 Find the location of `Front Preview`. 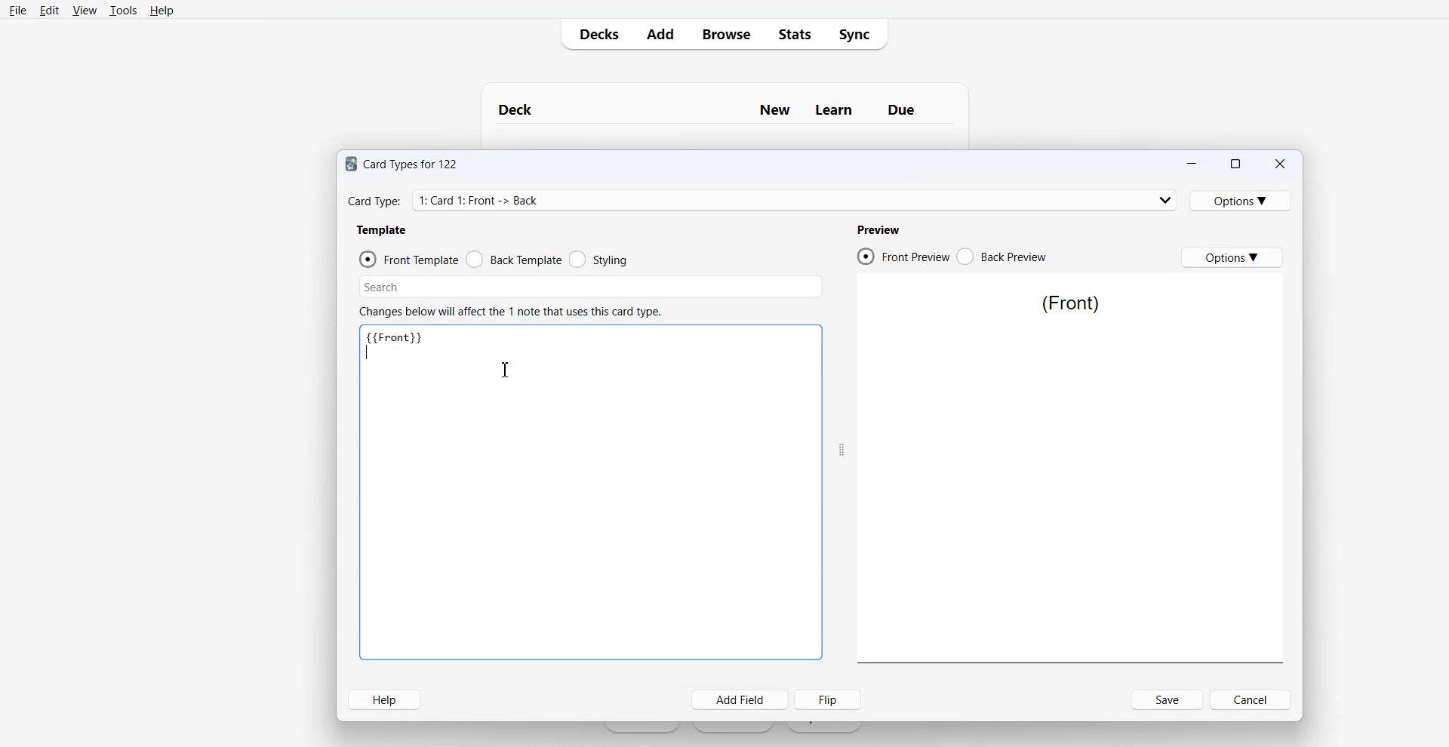

Front Preview is located at coordinates (902, 255).